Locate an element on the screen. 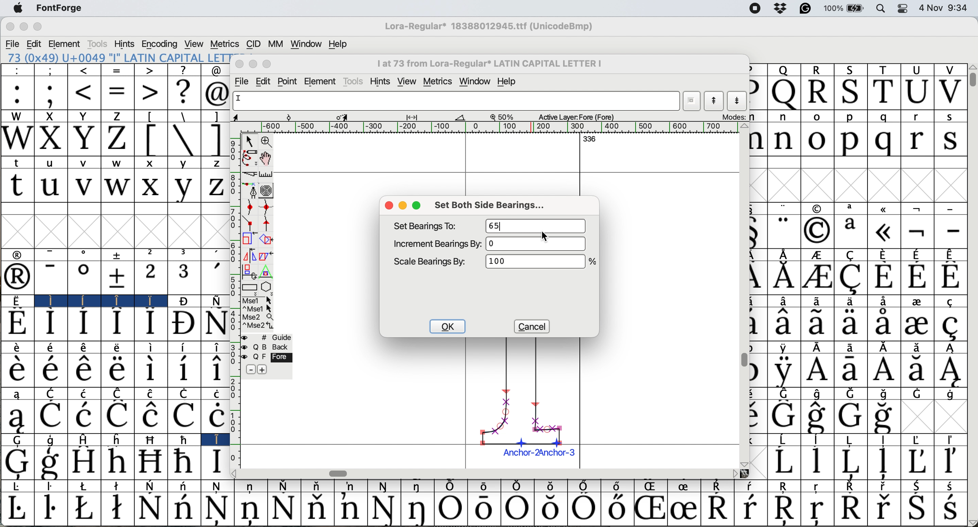 This screenshot has height=527, width=978. Symbol is located at coordinates (918, 302).